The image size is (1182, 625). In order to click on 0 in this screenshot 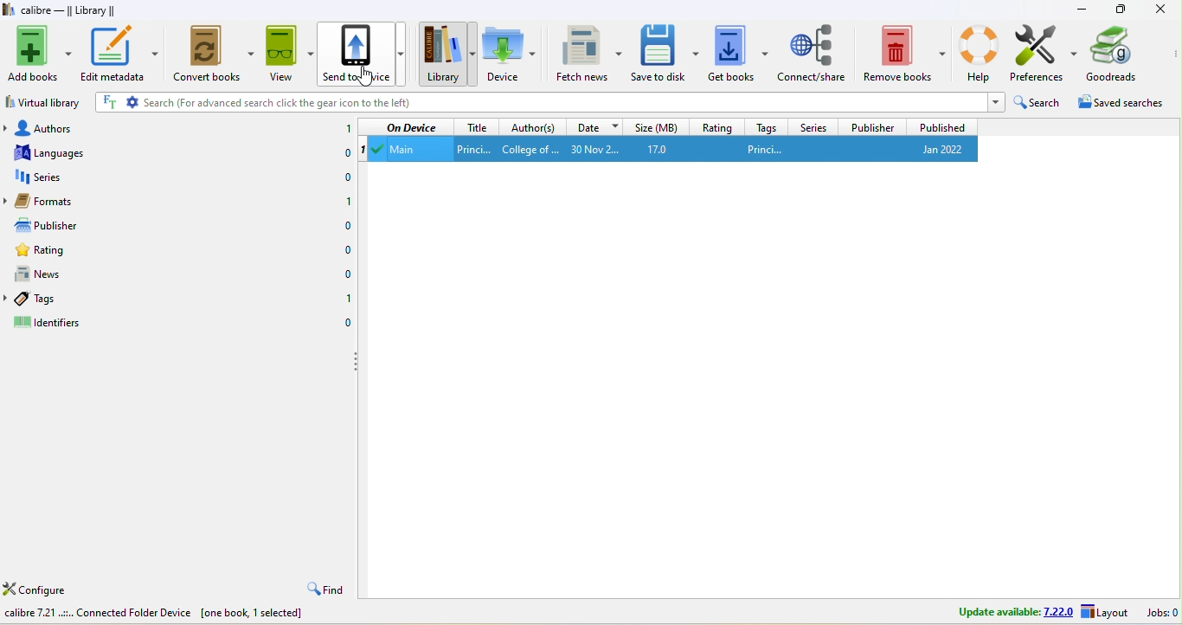, I will do `click(342, 250)`.